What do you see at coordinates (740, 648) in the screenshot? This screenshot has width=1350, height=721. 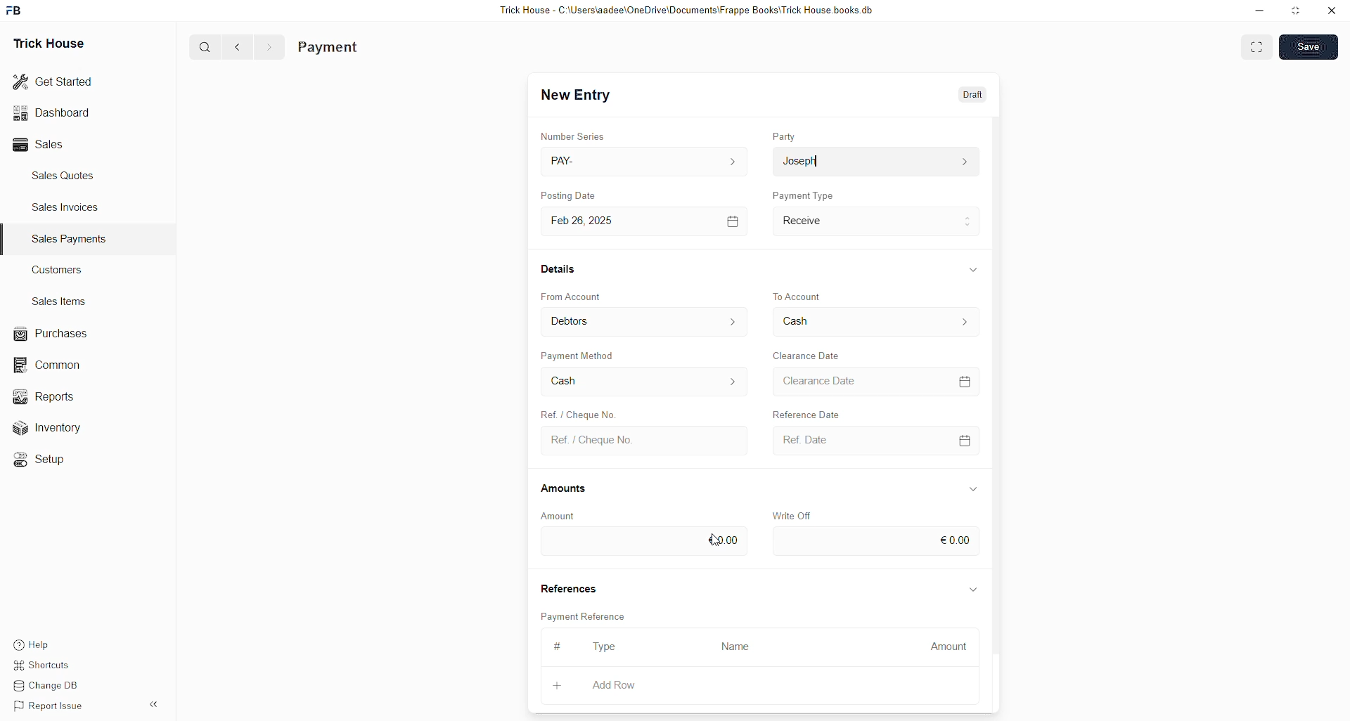 I see `Name` at bounding box center [740, 648].